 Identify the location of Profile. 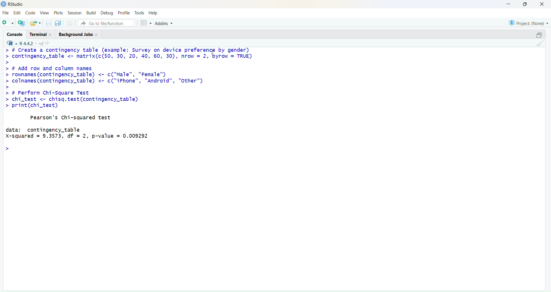
(125, 13).